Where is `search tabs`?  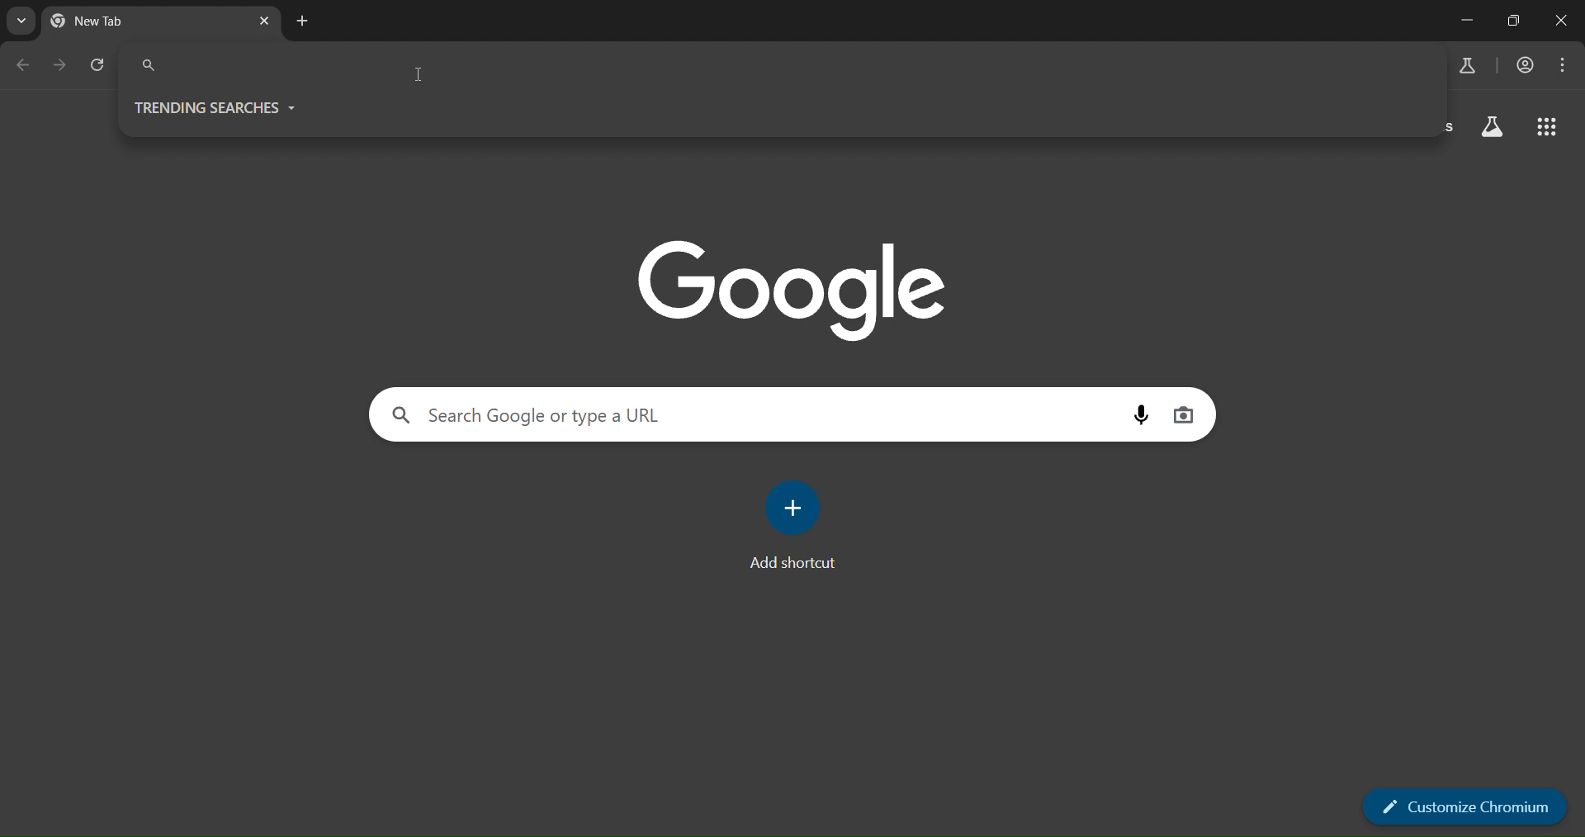
search tabs is located at coordinates (21, 22).